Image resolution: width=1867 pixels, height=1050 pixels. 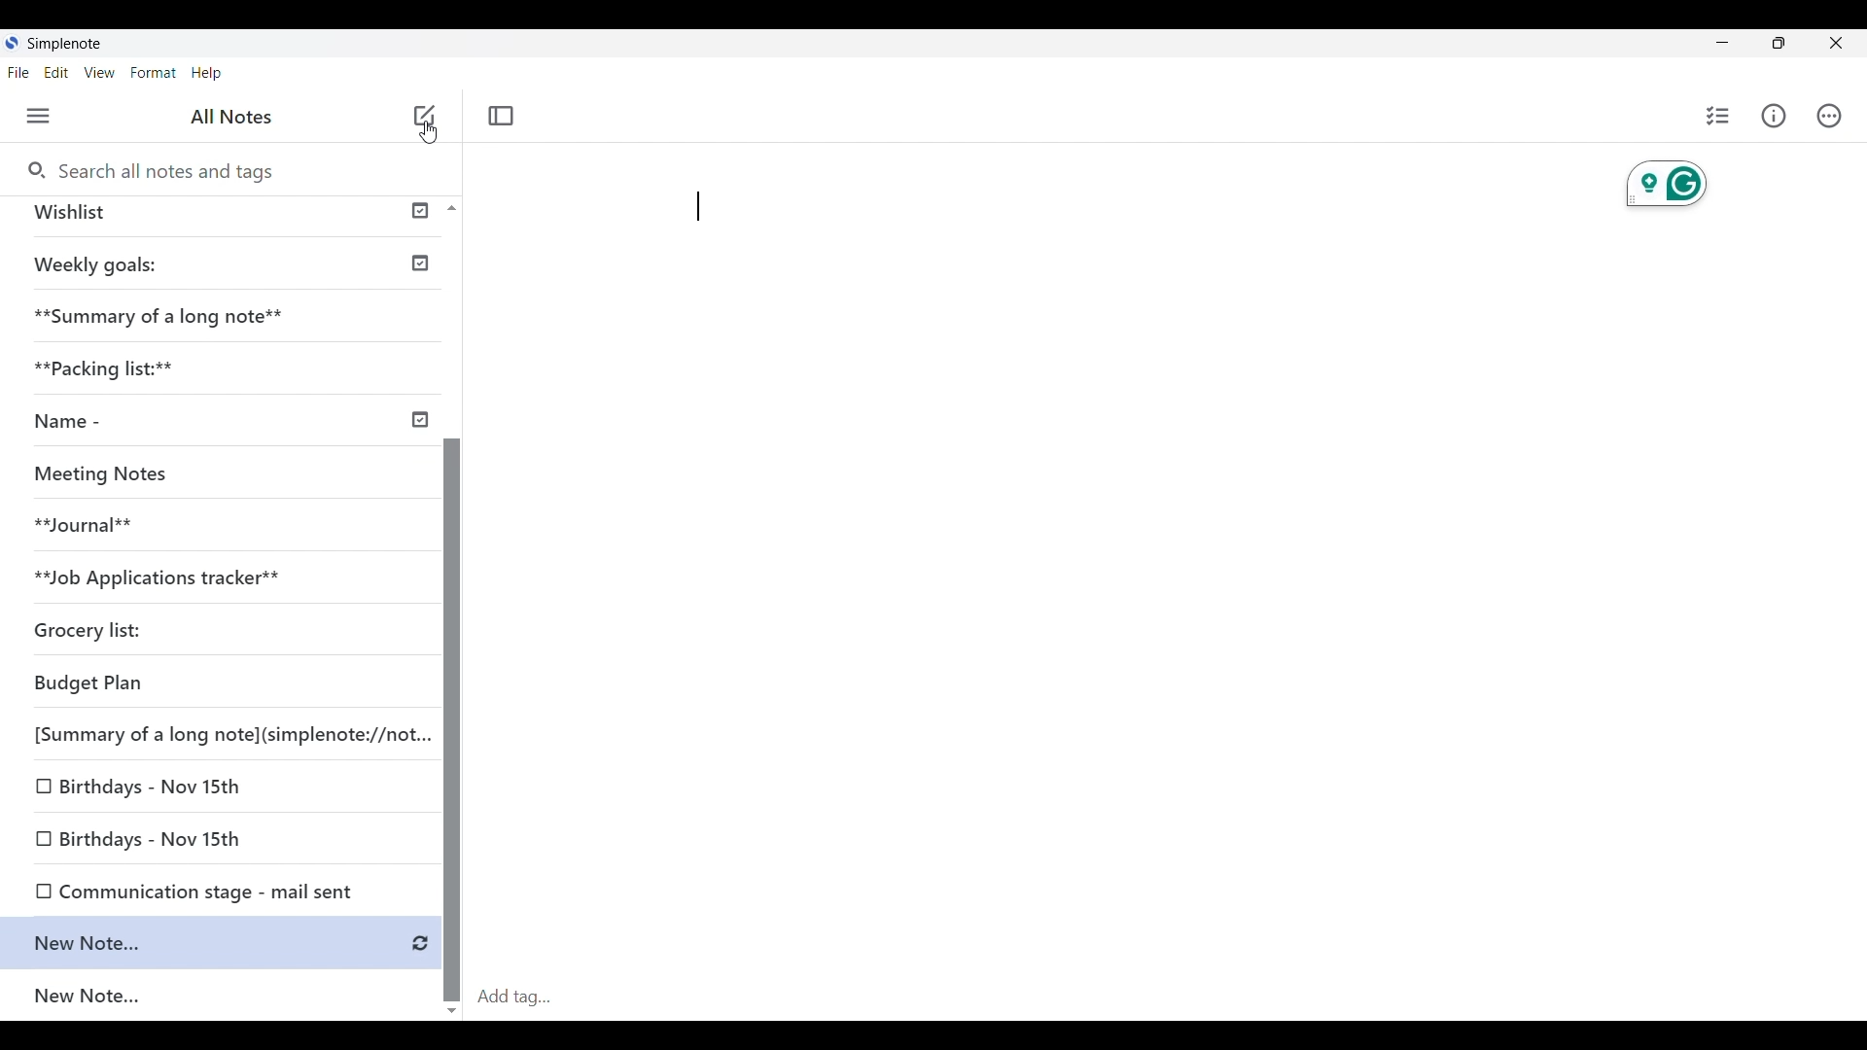 I want to click on O Birthdays - Nov 15th, so click(x=141, y=787).